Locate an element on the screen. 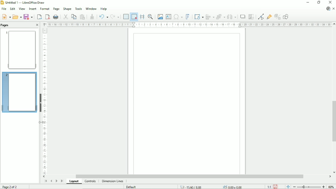  Hide is located at coordinates (41, 102).